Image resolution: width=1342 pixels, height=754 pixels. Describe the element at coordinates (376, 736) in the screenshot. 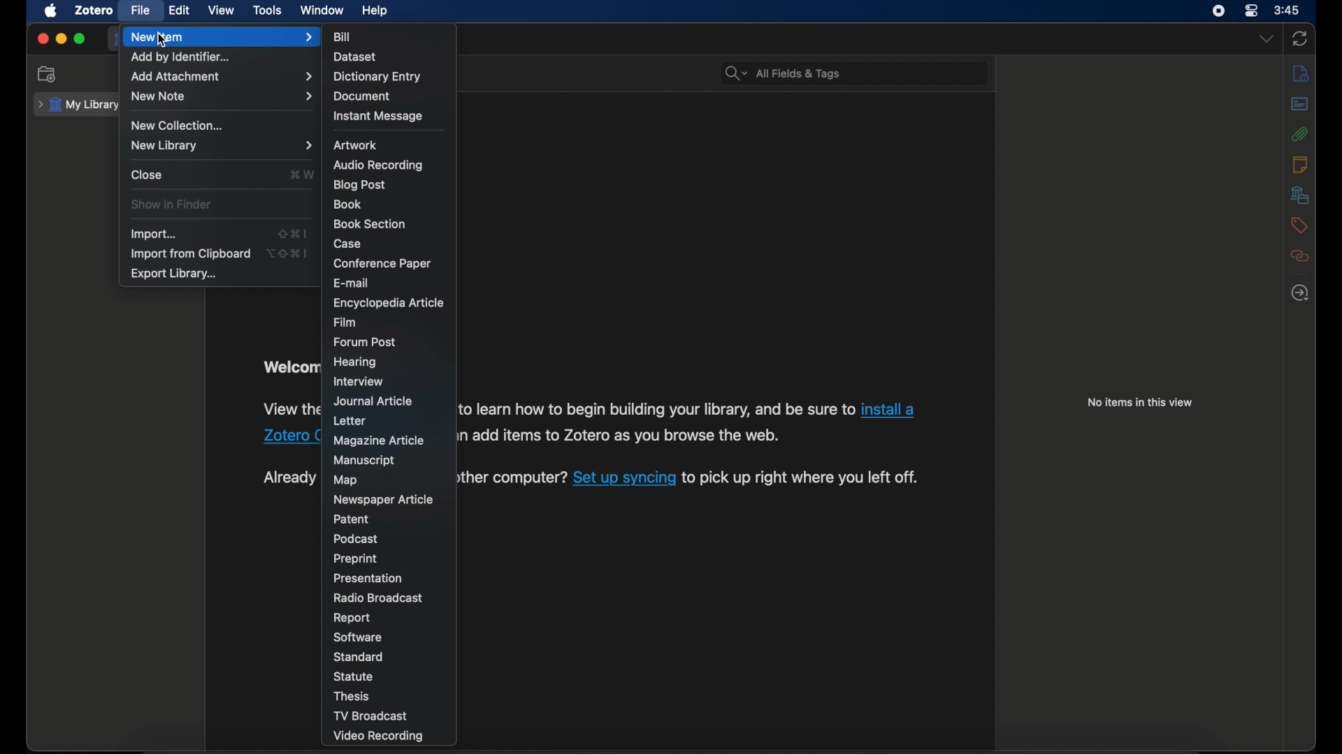

I see `video recording` at that location.